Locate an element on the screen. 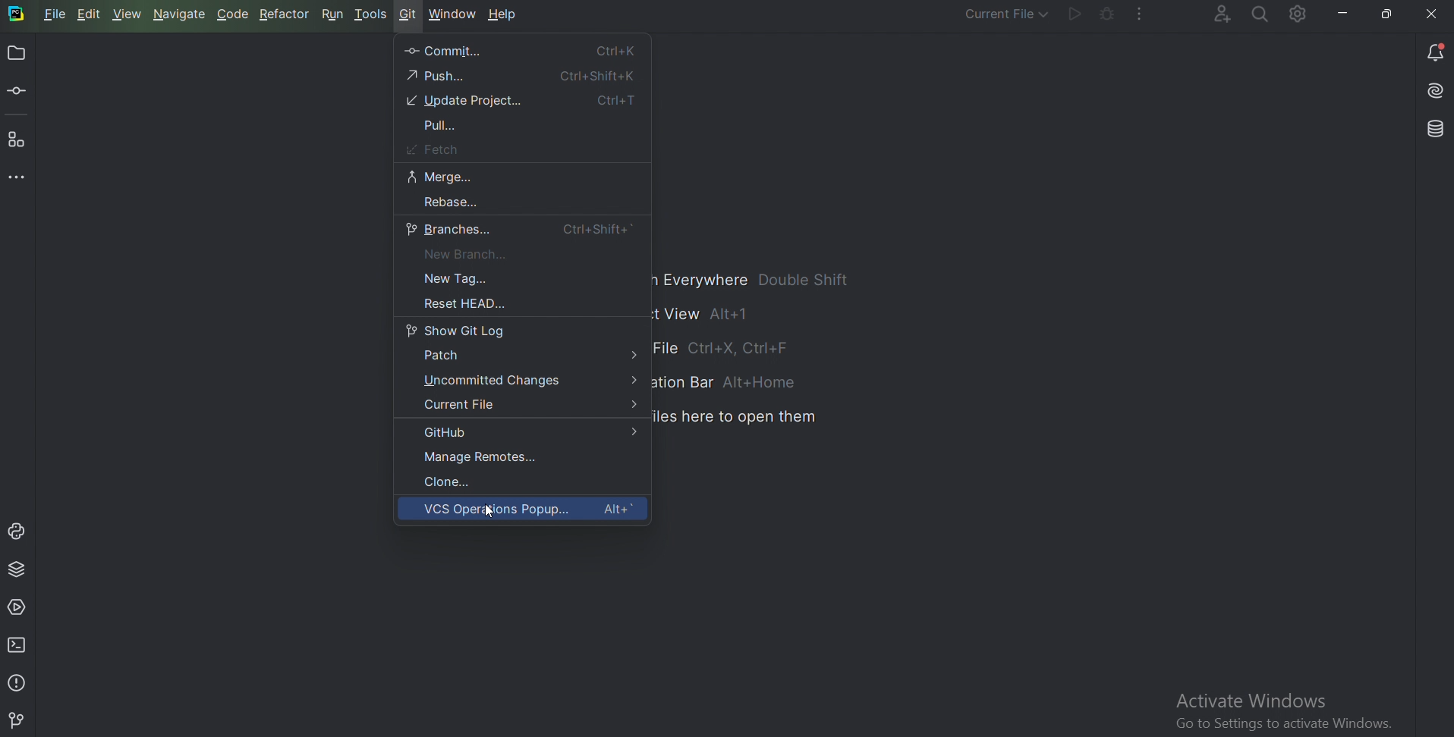 Image resolution: width=1454 pixels, height=737 pixels. Debug is located at coordinates (1103, 15).